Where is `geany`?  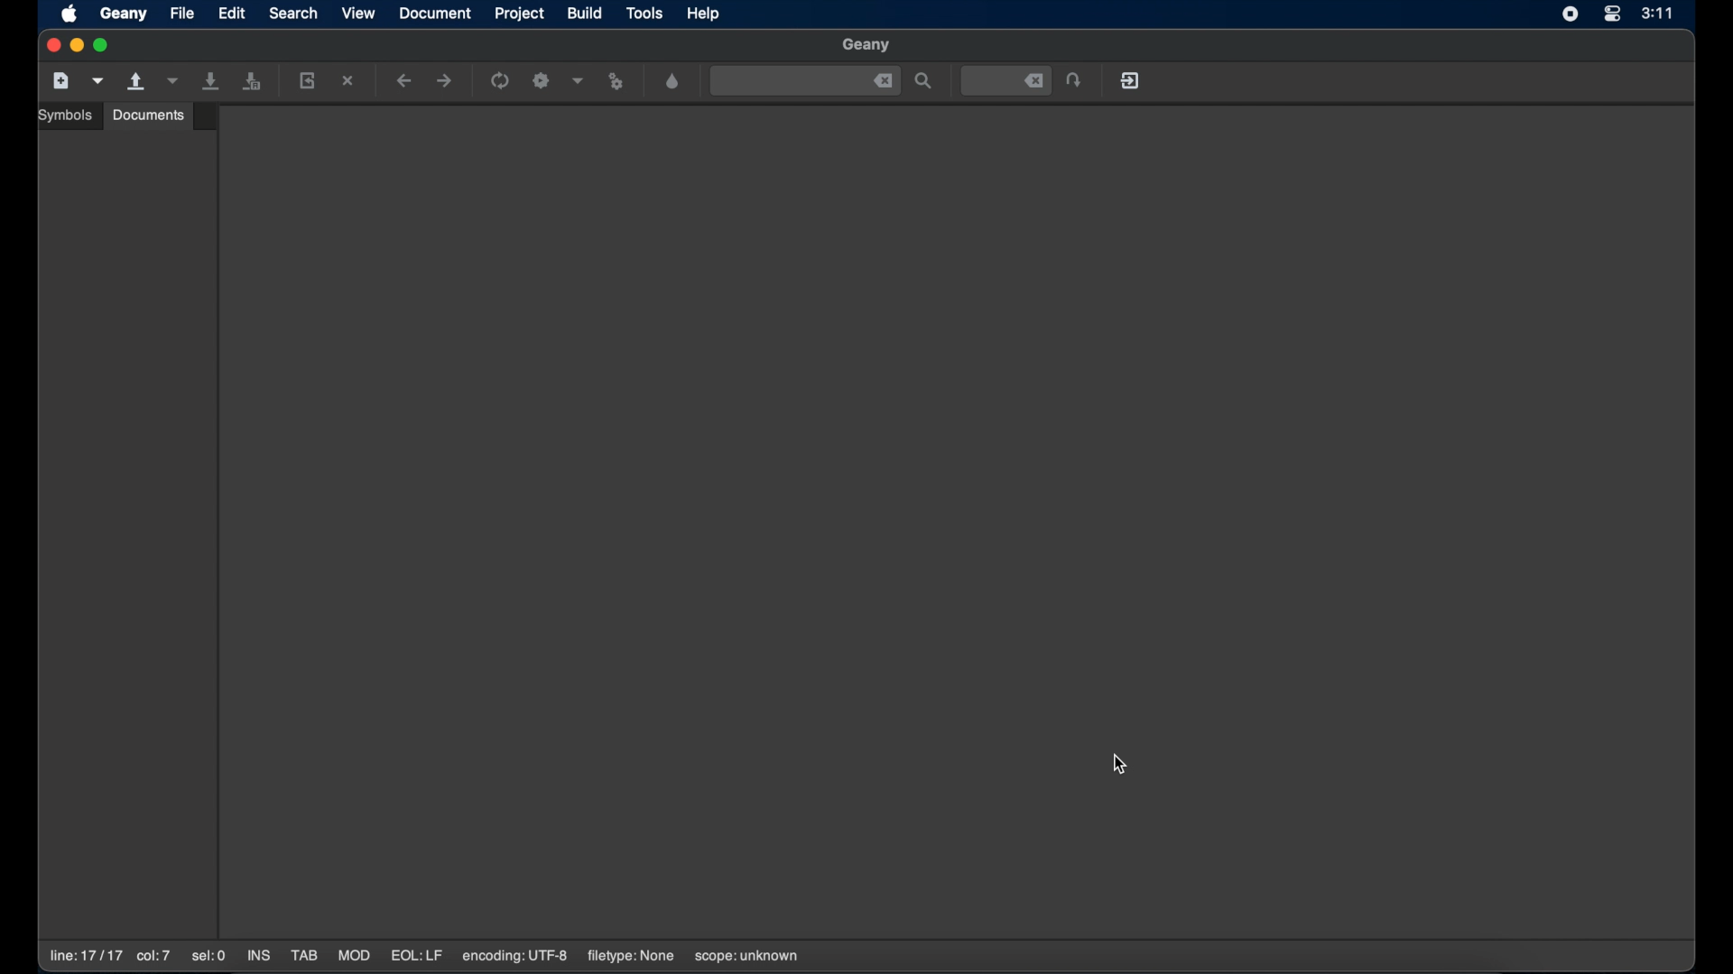
geany is located at coordinates (867, 46).